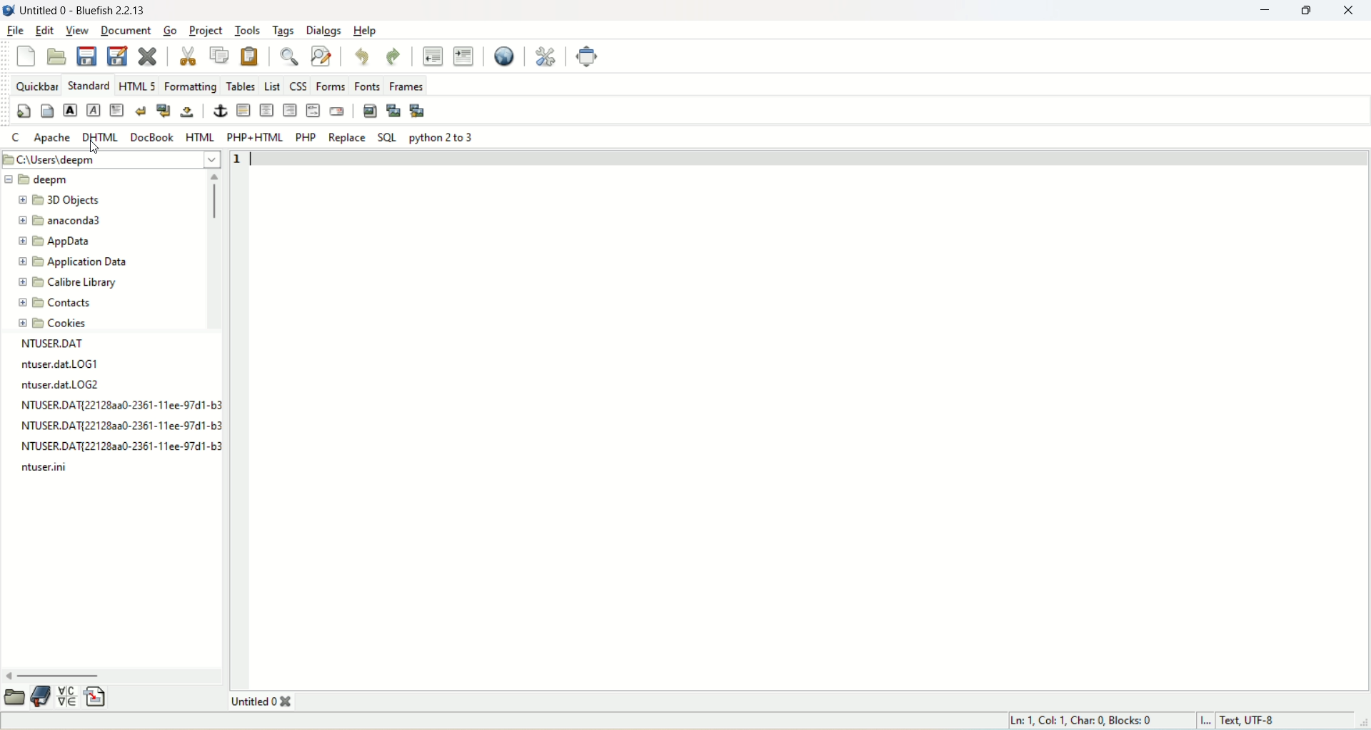  I want to click on forms, so click(331, 84).